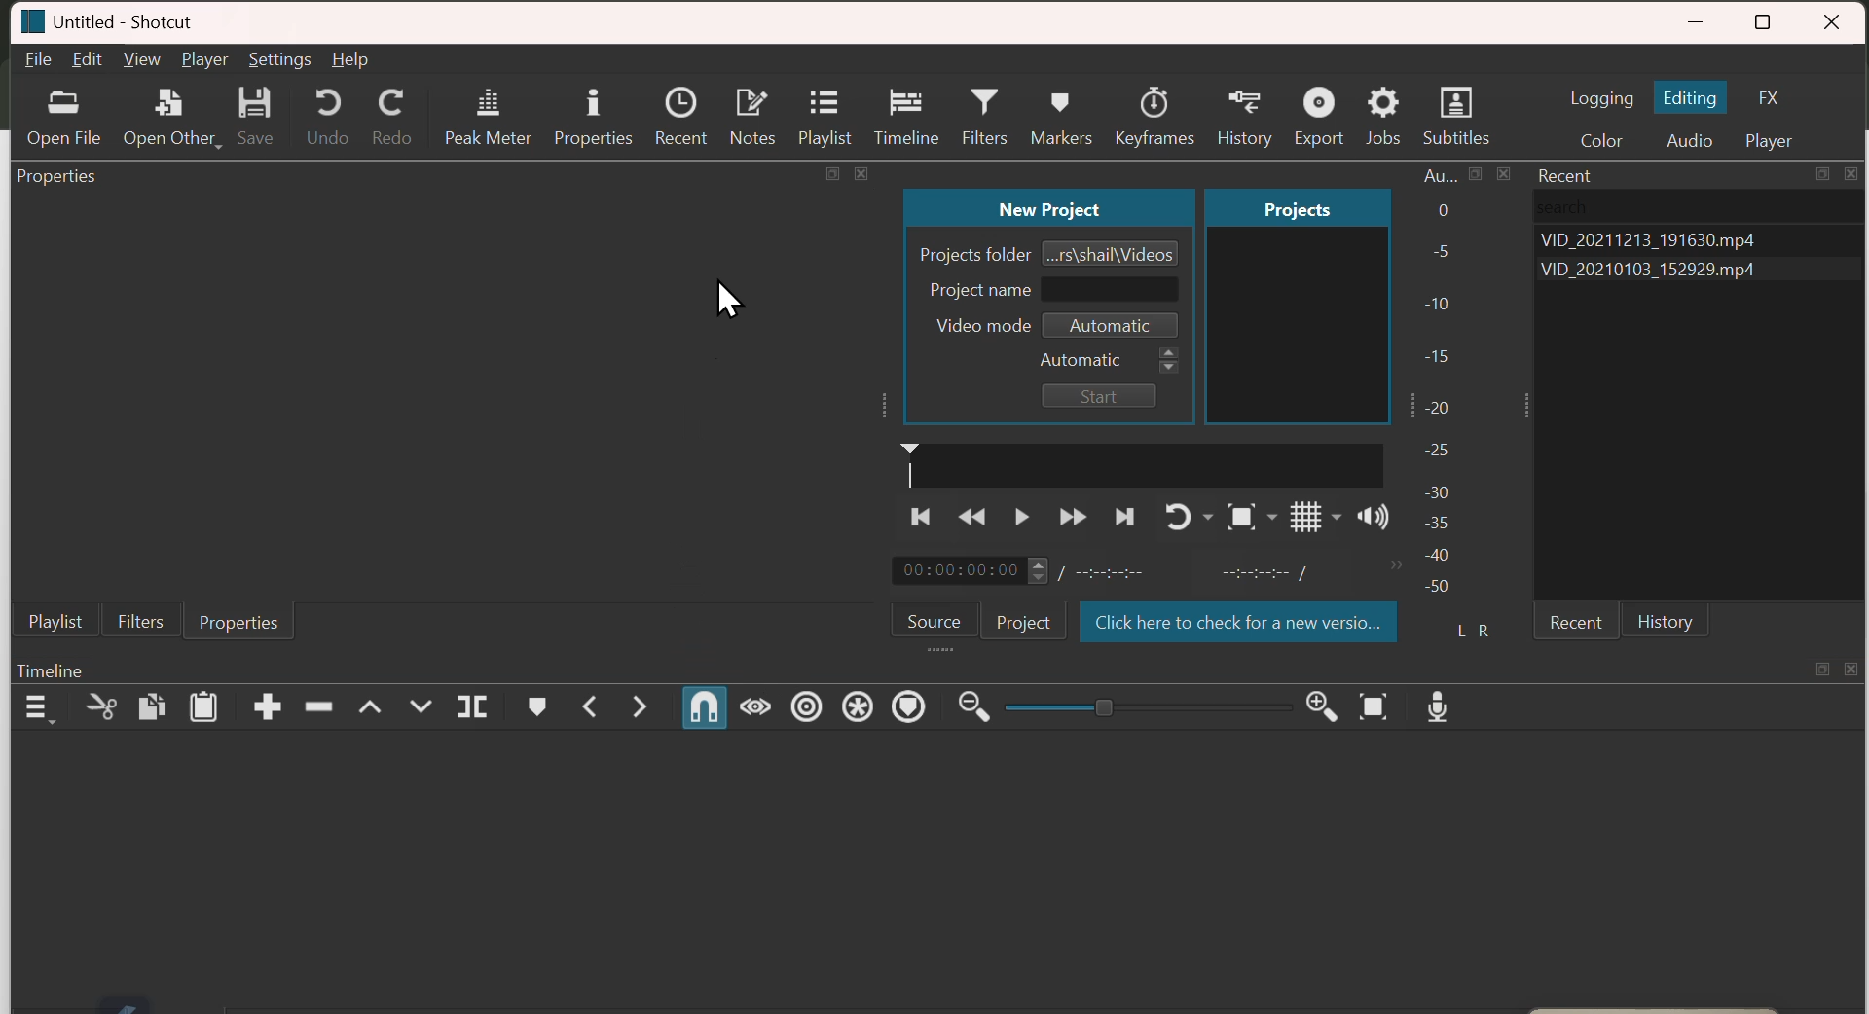  I want to click on Ripple markers, so click(907, 706).